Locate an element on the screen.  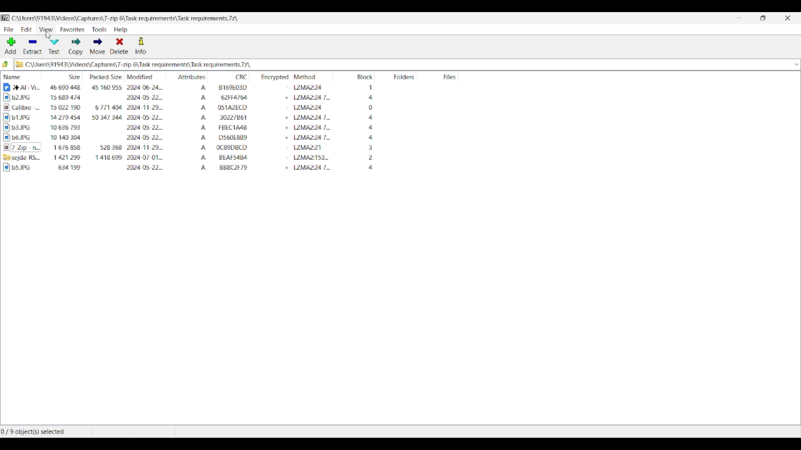
Encrypted column is located at coordinates (272, 77).